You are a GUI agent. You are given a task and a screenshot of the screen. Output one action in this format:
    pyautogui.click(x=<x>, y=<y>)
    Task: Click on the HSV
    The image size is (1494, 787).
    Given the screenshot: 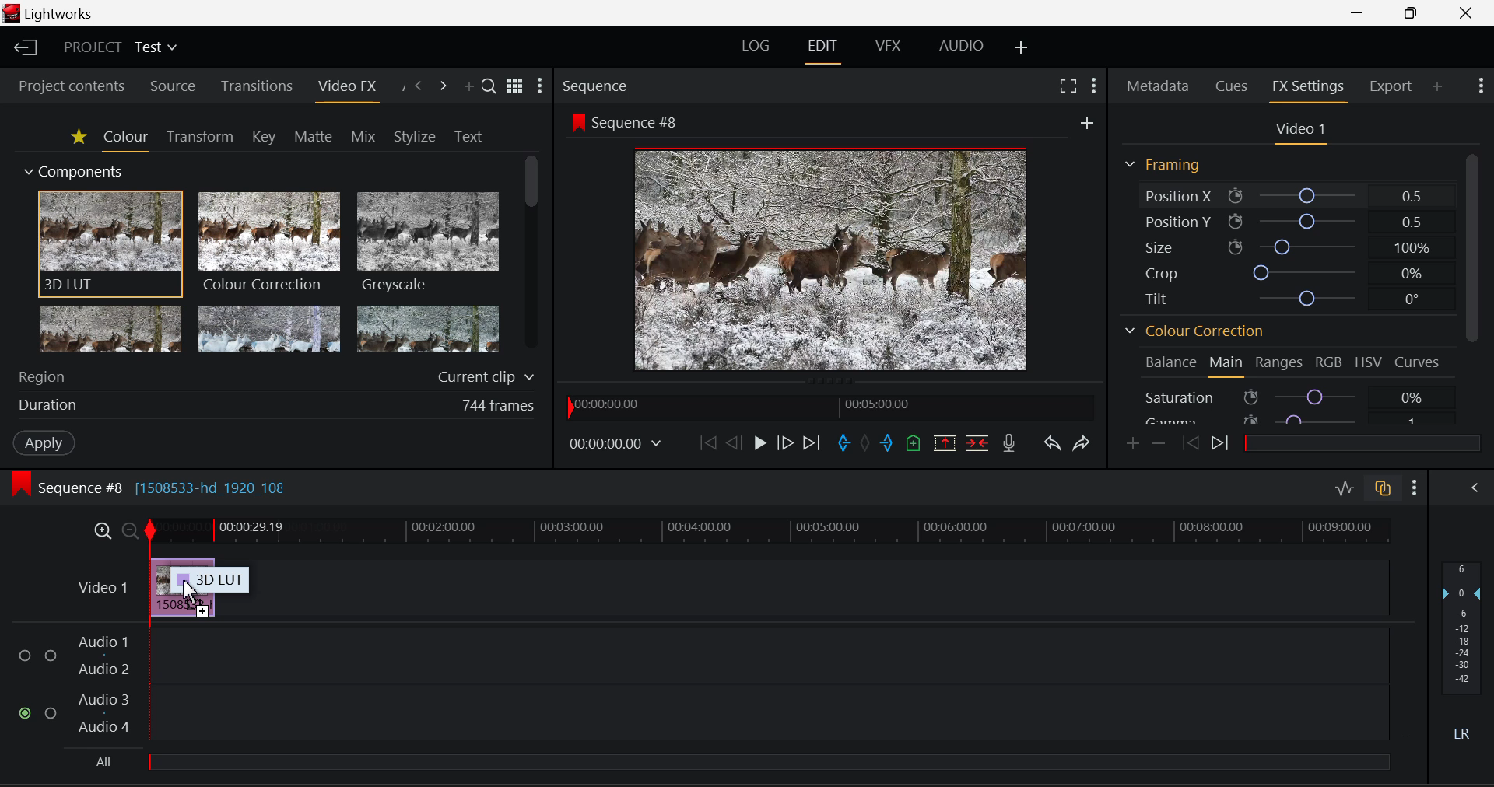 What is the action you would take?
    pyautogui.click(x=1367, y=364)
    